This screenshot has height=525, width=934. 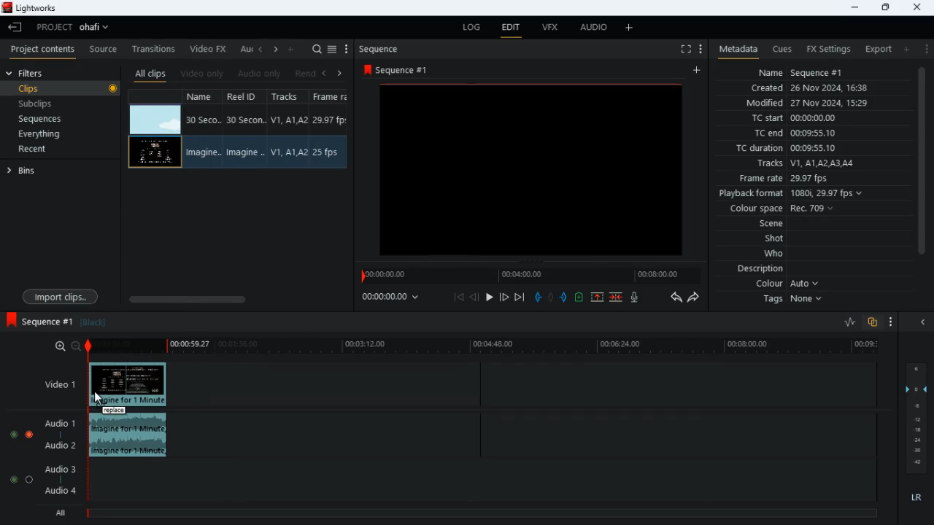 What do you see at coordinates (245, 49) in the screenshot?
I see `au` at bounding box center [245, 49].